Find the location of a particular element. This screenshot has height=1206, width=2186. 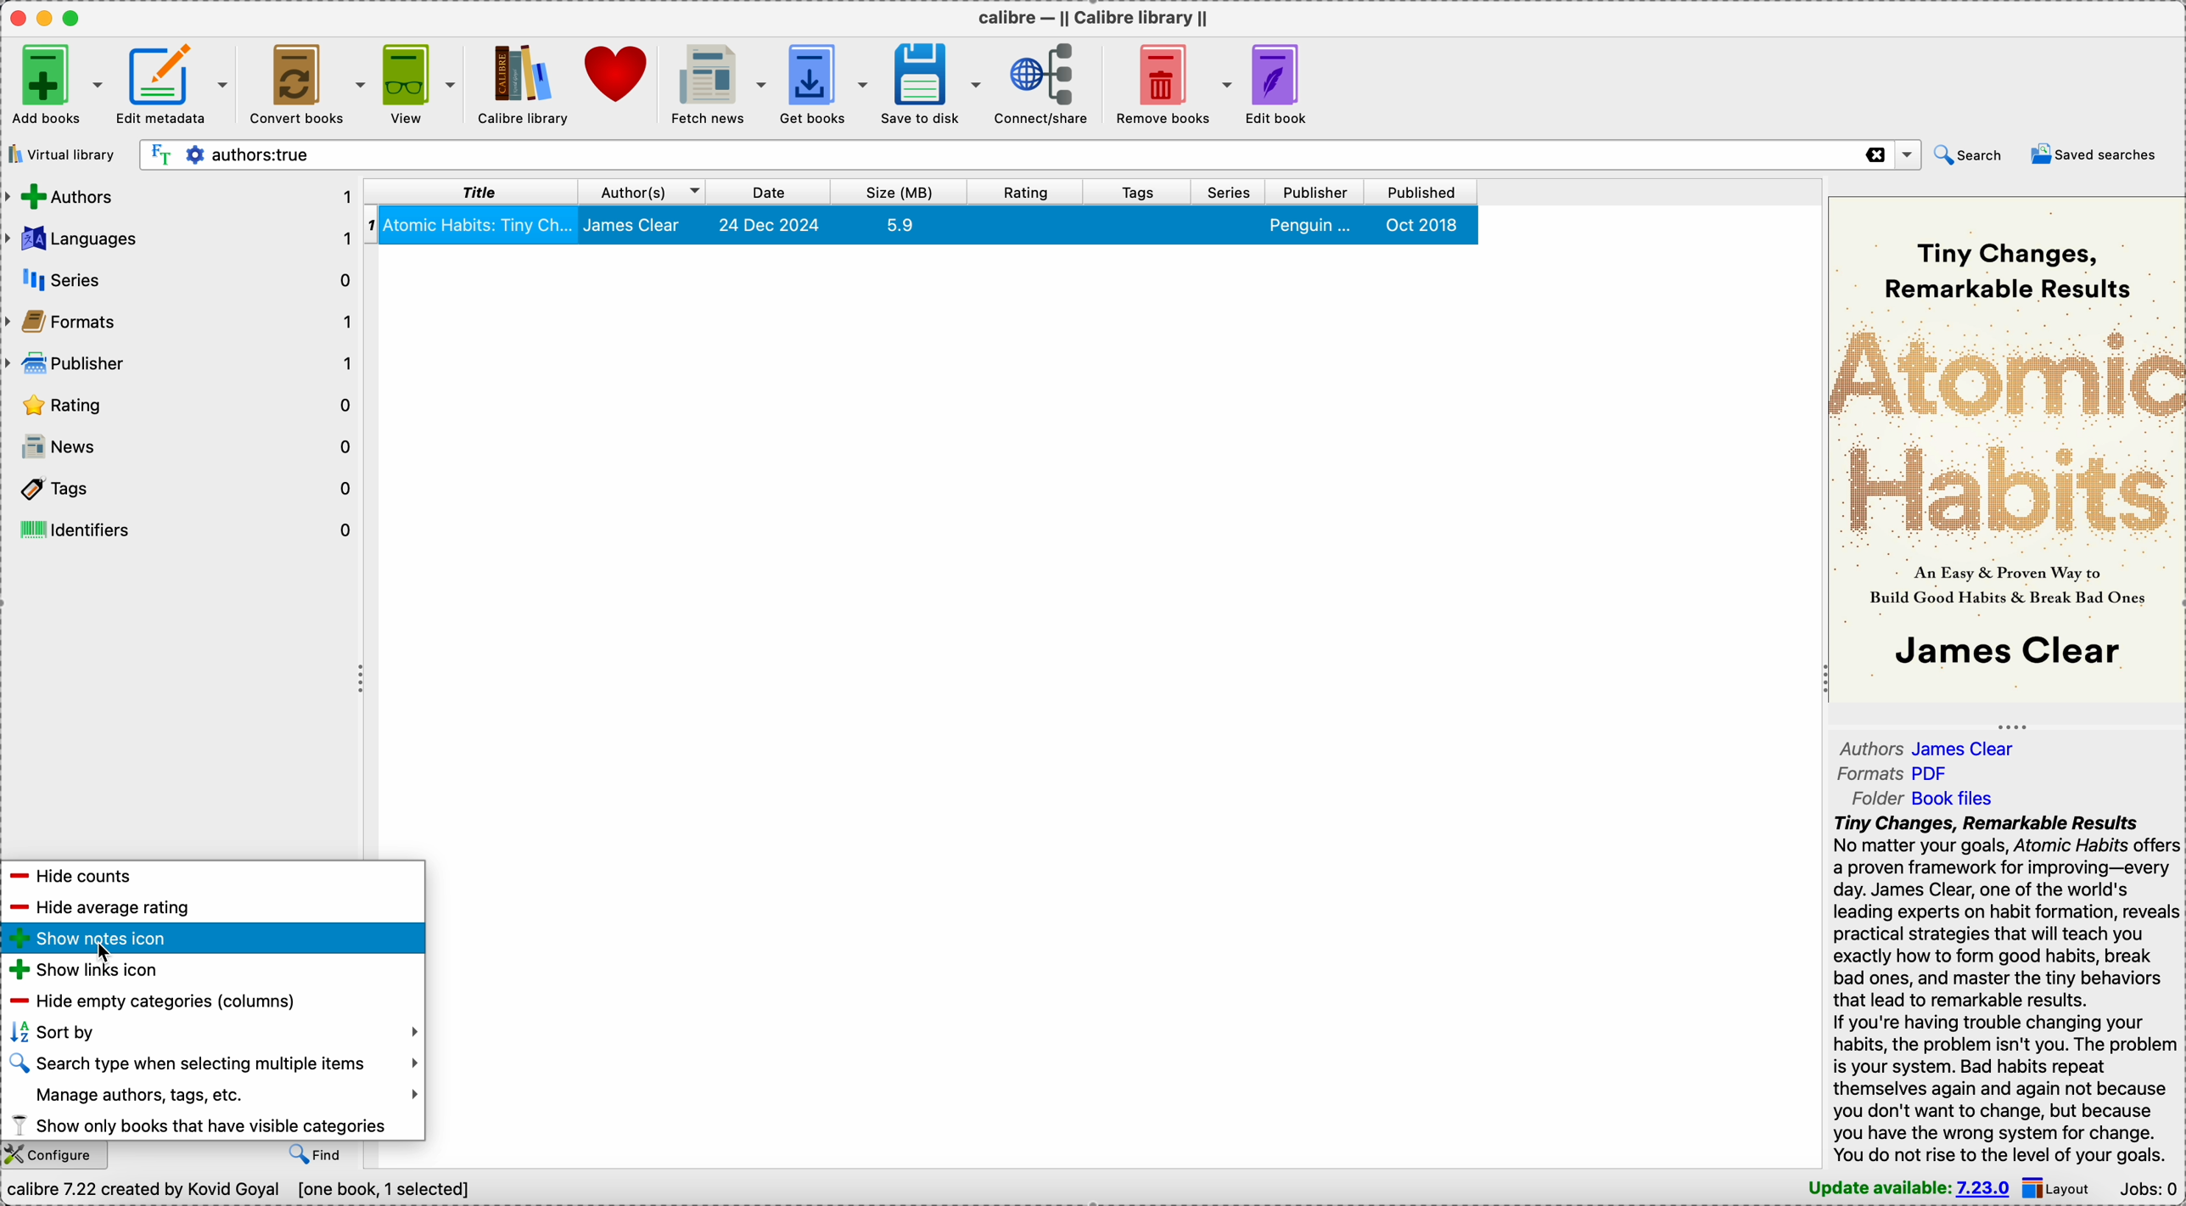

tags is located at coordinates (1135, 191).